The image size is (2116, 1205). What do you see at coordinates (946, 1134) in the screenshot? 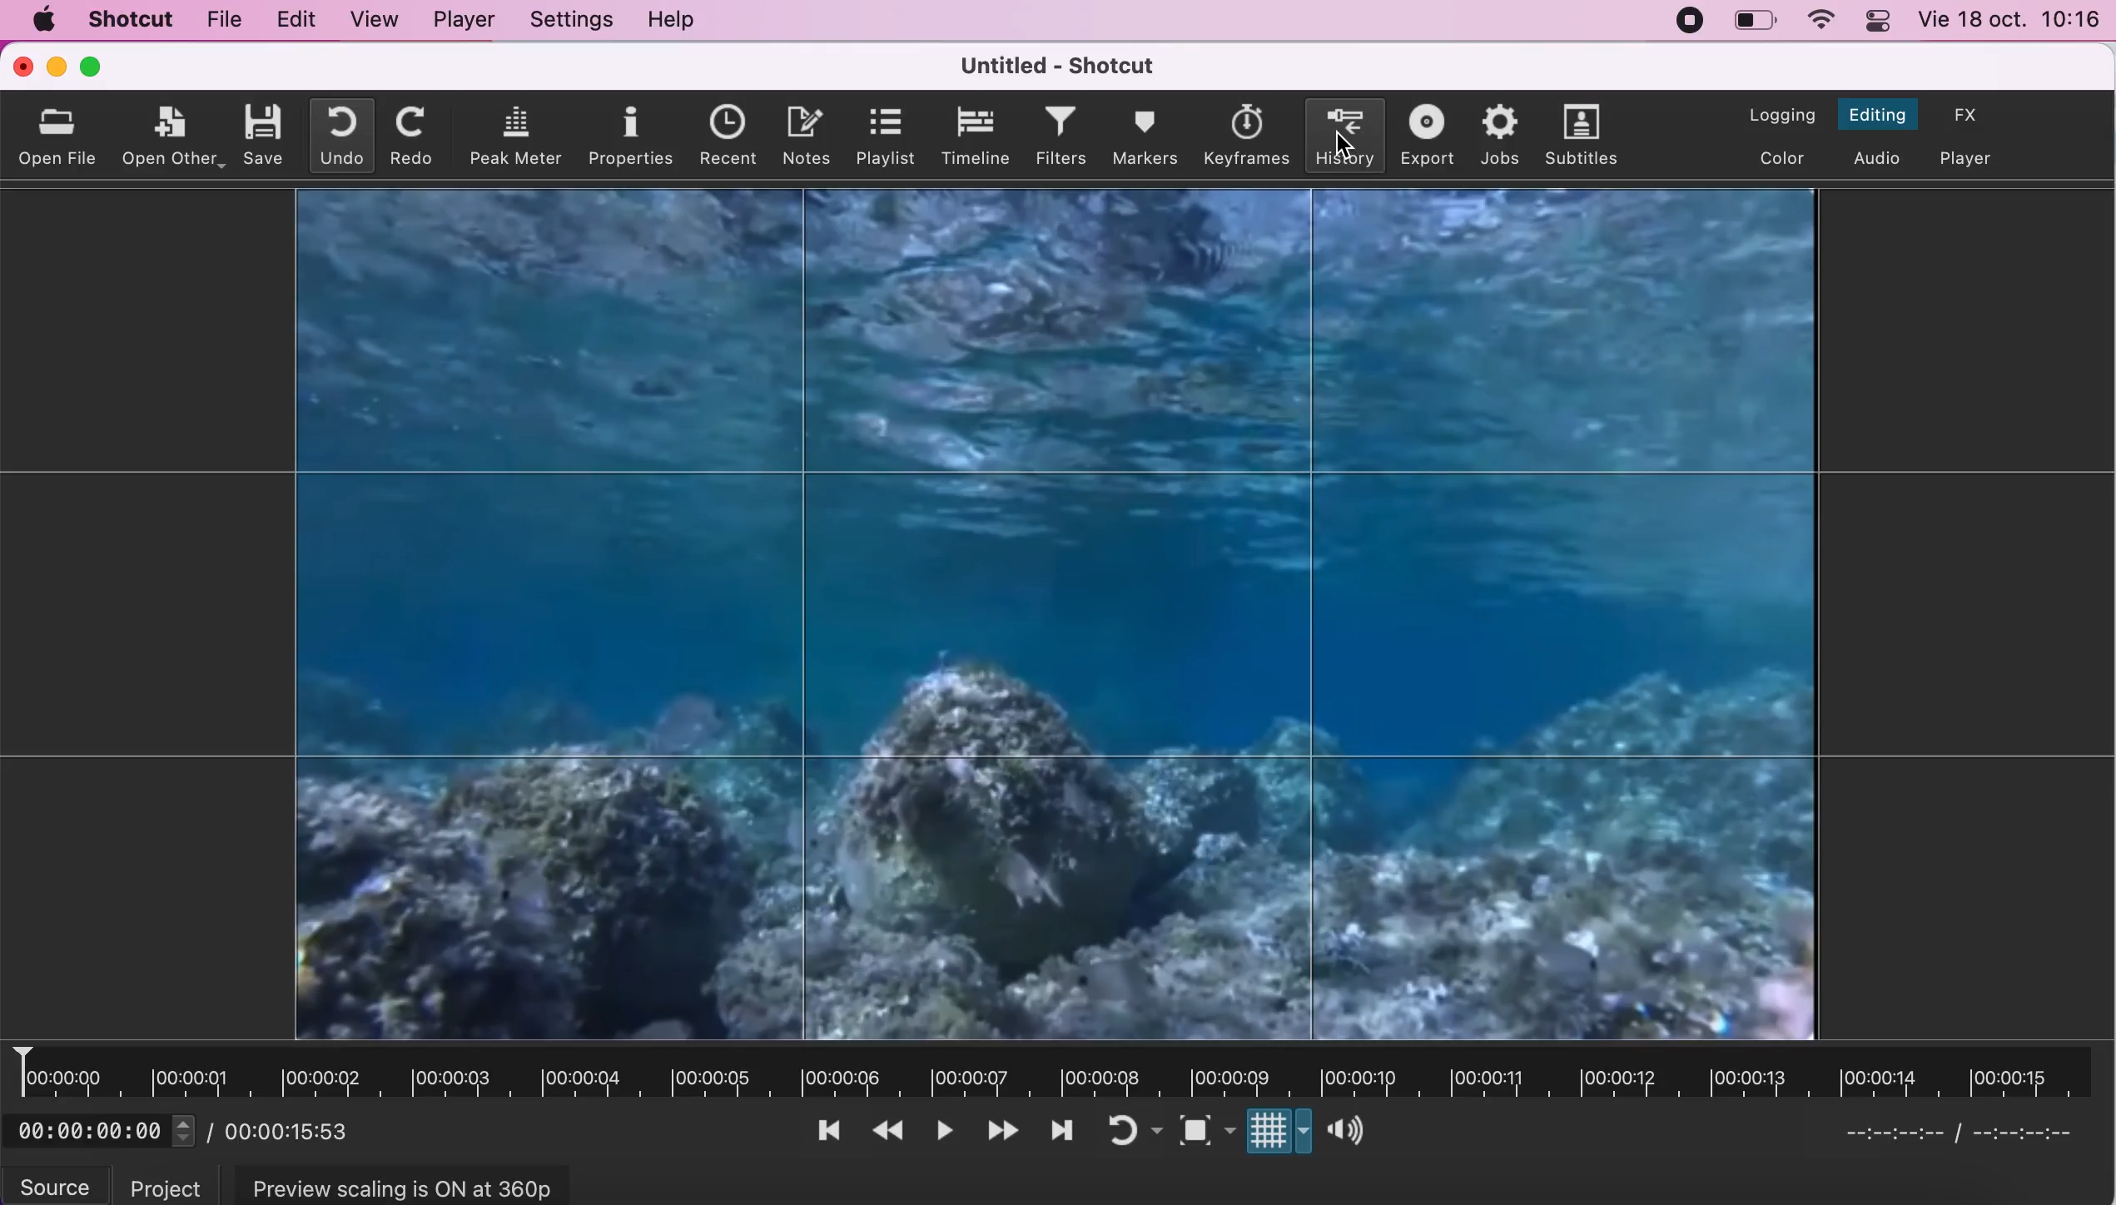
I see `toggle play or pause` at bounding box center [946, 1134].